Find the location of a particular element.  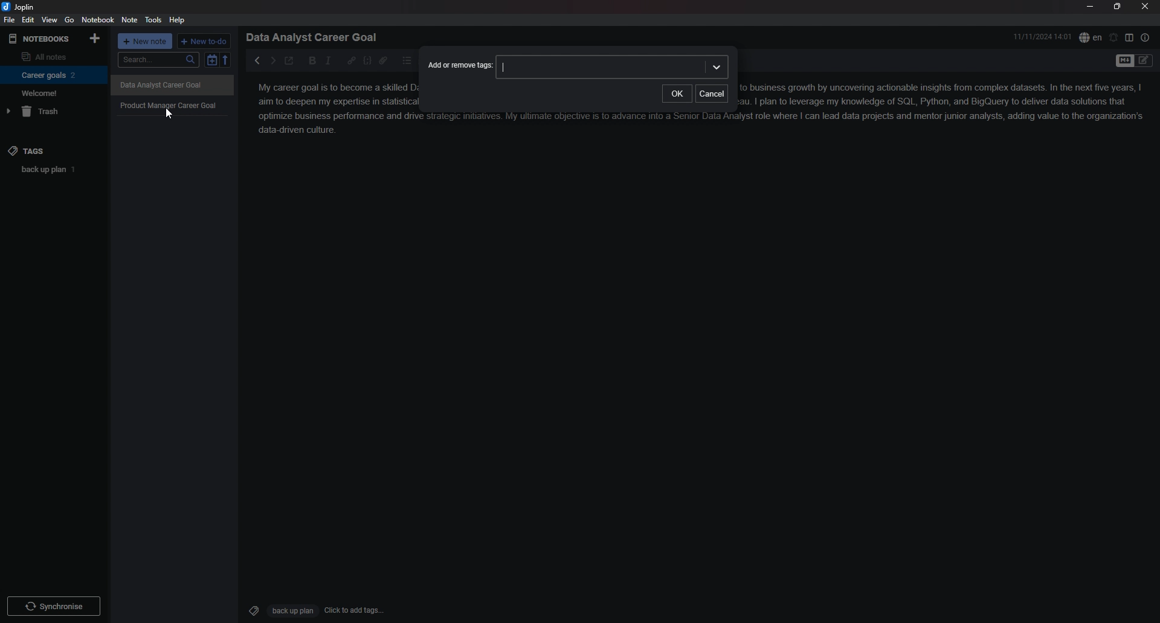

toggle editor layout is located at coordinates (1129, 37).